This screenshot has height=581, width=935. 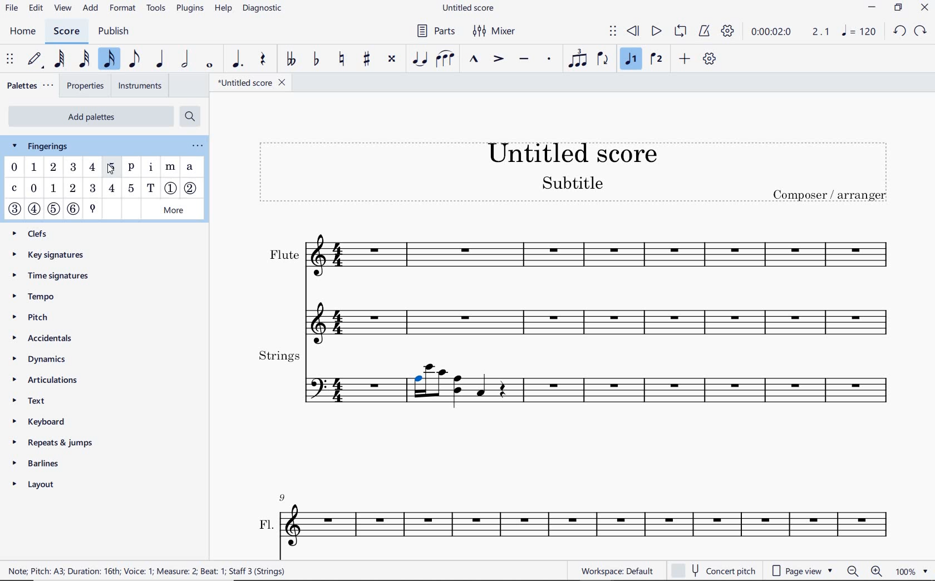 What do you see at coordinates (131, 189) in the screenshot?
I see `LH GUITAR FINGERING 5` at bounding box center [131, 189].